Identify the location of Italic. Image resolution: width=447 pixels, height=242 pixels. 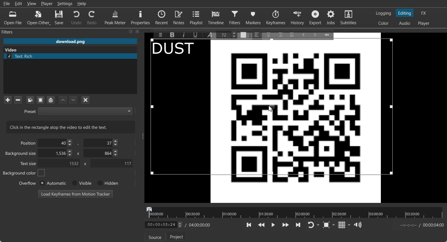
(185, 34).